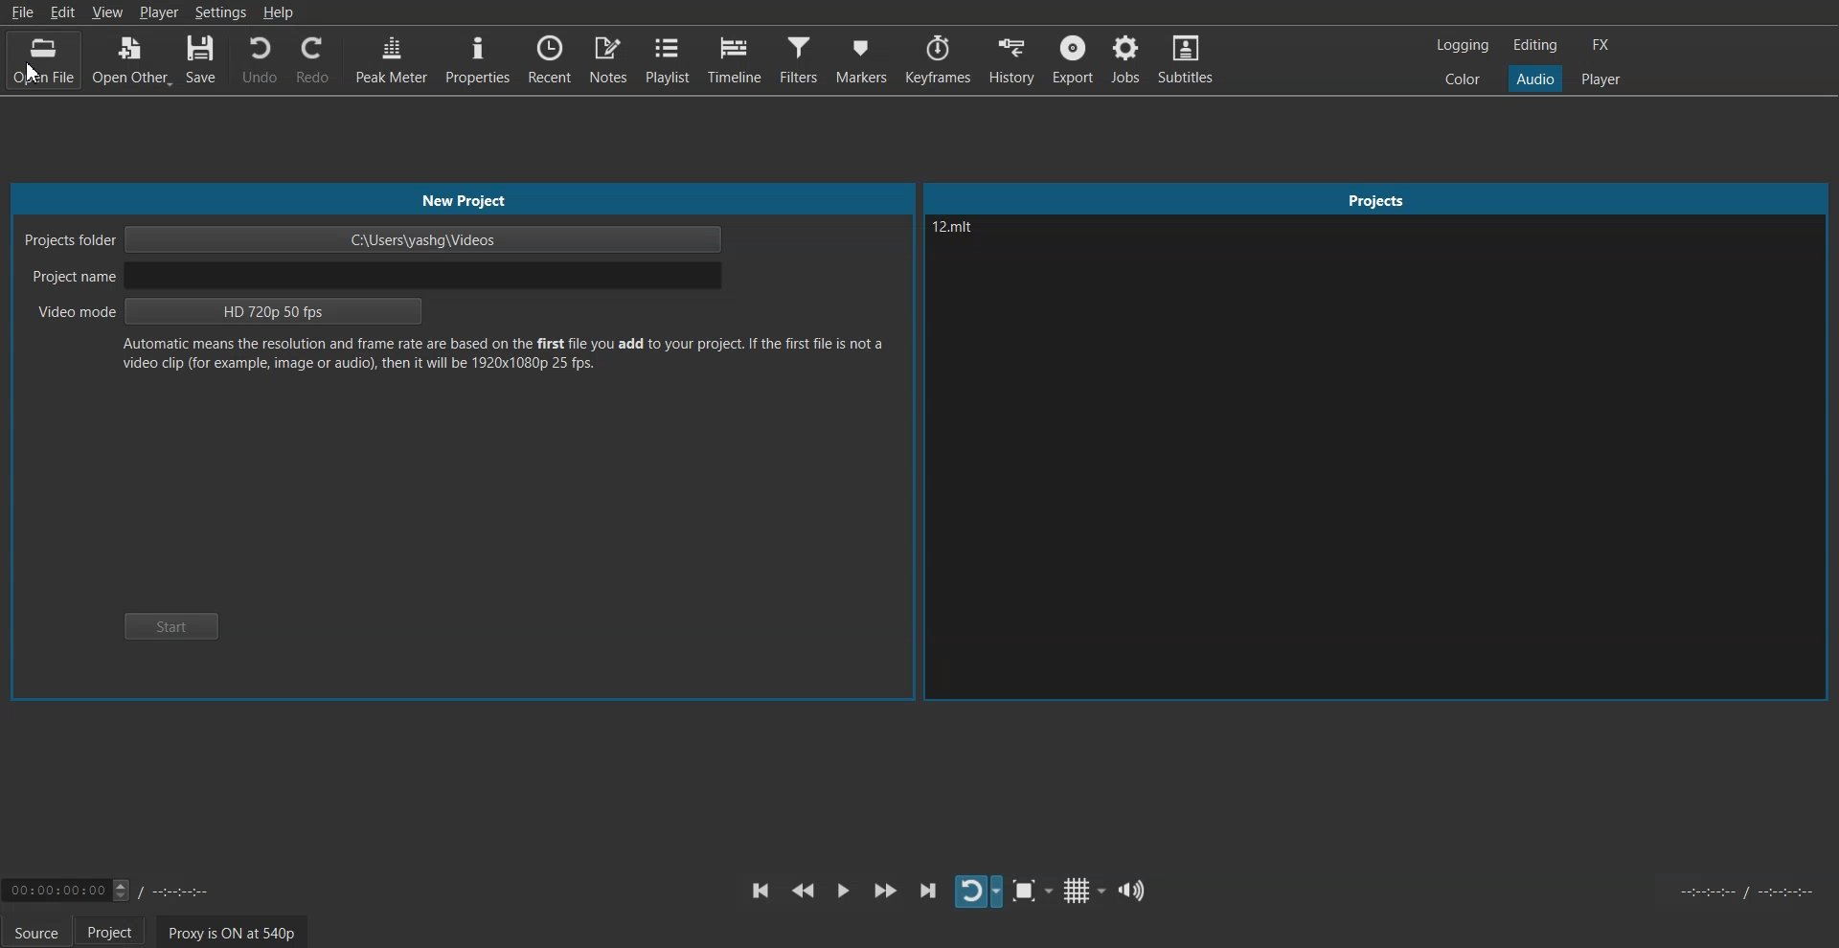 Image resolution: width=1839 pixels, height=948 pixels. I want to click on Project Name, so click(375, 278).